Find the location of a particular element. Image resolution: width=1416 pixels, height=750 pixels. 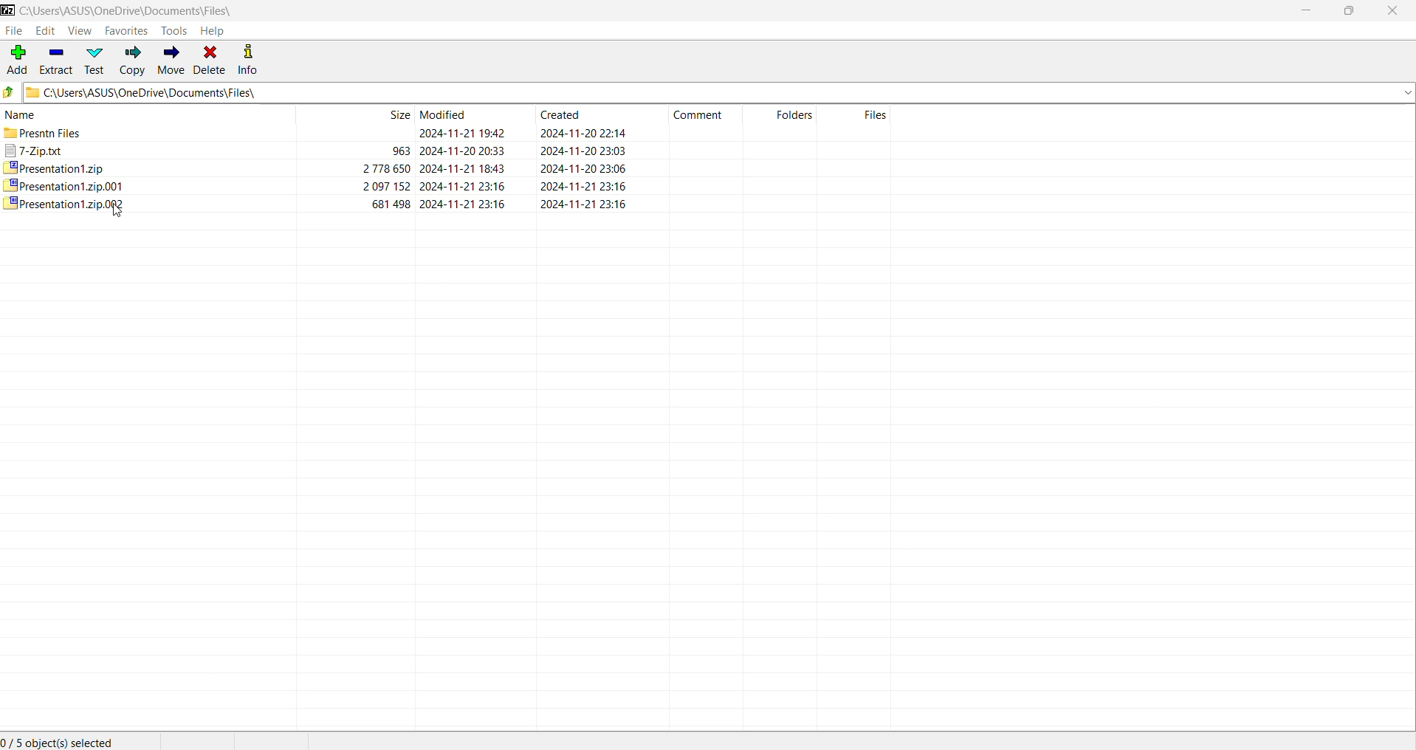

Delete is located at coordinates (210, 60).